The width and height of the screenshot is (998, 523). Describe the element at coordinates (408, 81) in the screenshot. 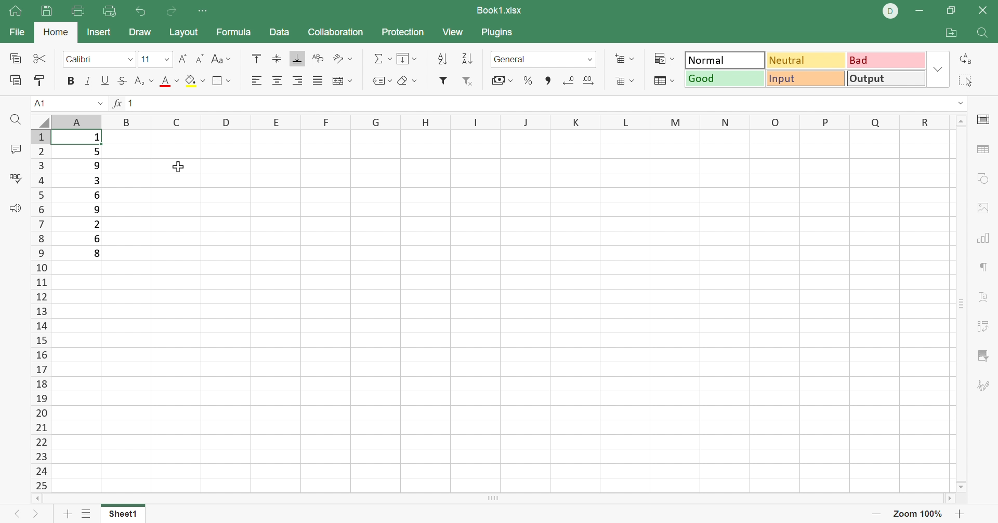

I see `Clear style` at that location.